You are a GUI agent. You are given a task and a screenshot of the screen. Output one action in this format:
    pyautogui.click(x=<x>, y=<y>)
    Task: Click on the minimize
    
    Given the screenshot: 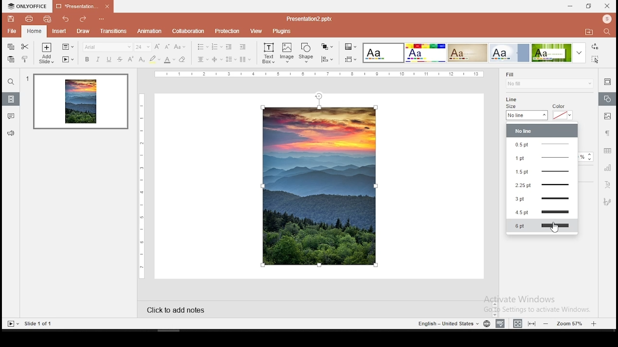 What is the action you would take?
    pyautogui.click(x=571, y=6)
    